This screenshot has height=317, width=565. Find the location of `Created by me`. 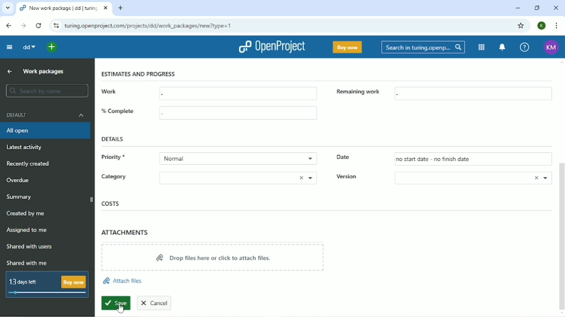

Created by me is located at coordinates (25, 214).